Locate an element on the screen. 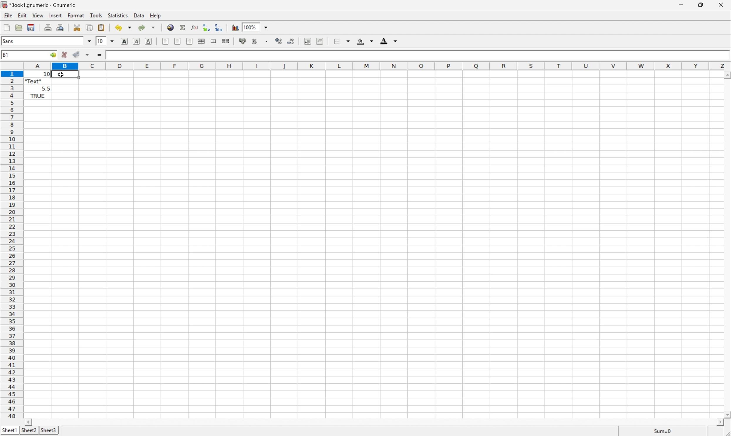  Bold is located at coordinates (125, 41).